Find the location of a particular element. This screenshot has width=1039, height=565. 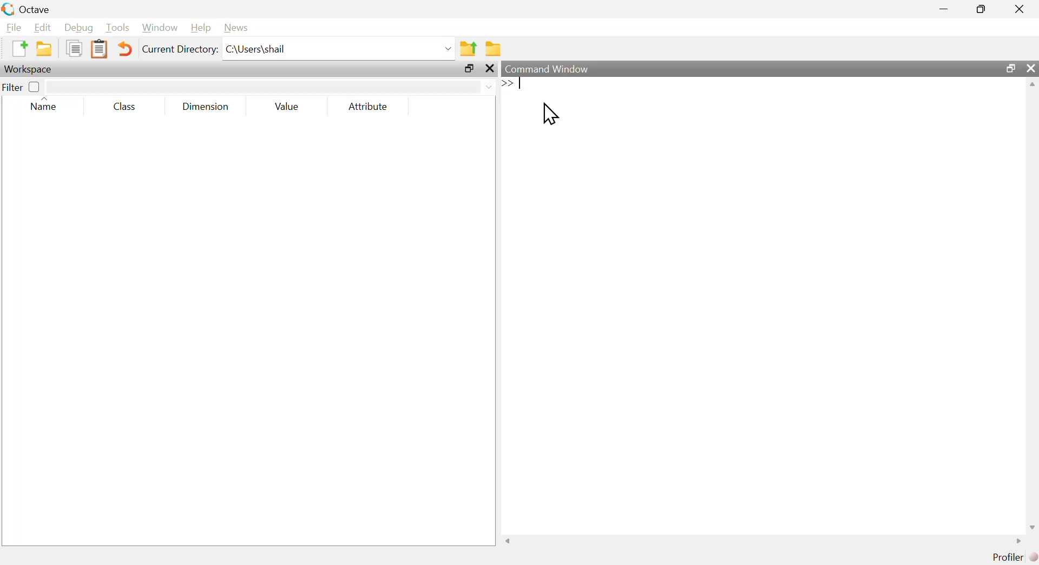

close is located at coordinates (1021, 8).